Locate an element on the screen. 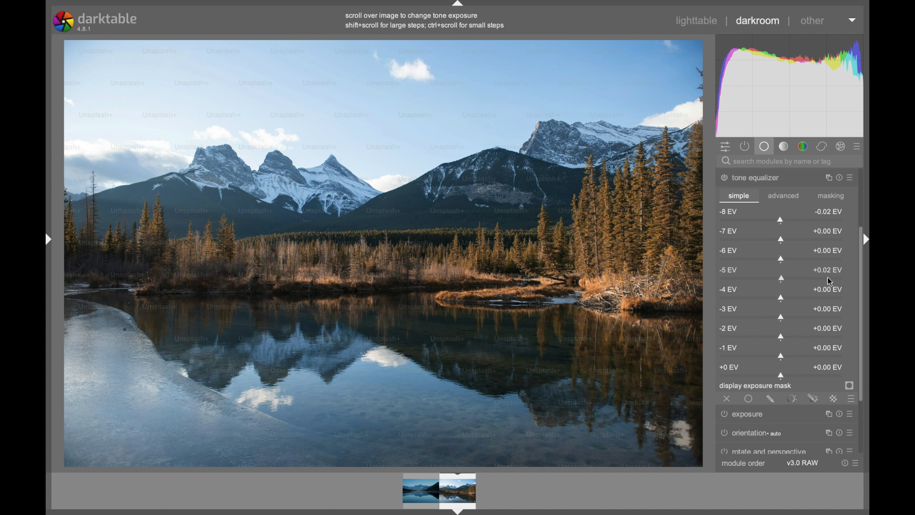 The height and width of the screenshot is (515, 915). show active module is located at coordinates (745, 146).